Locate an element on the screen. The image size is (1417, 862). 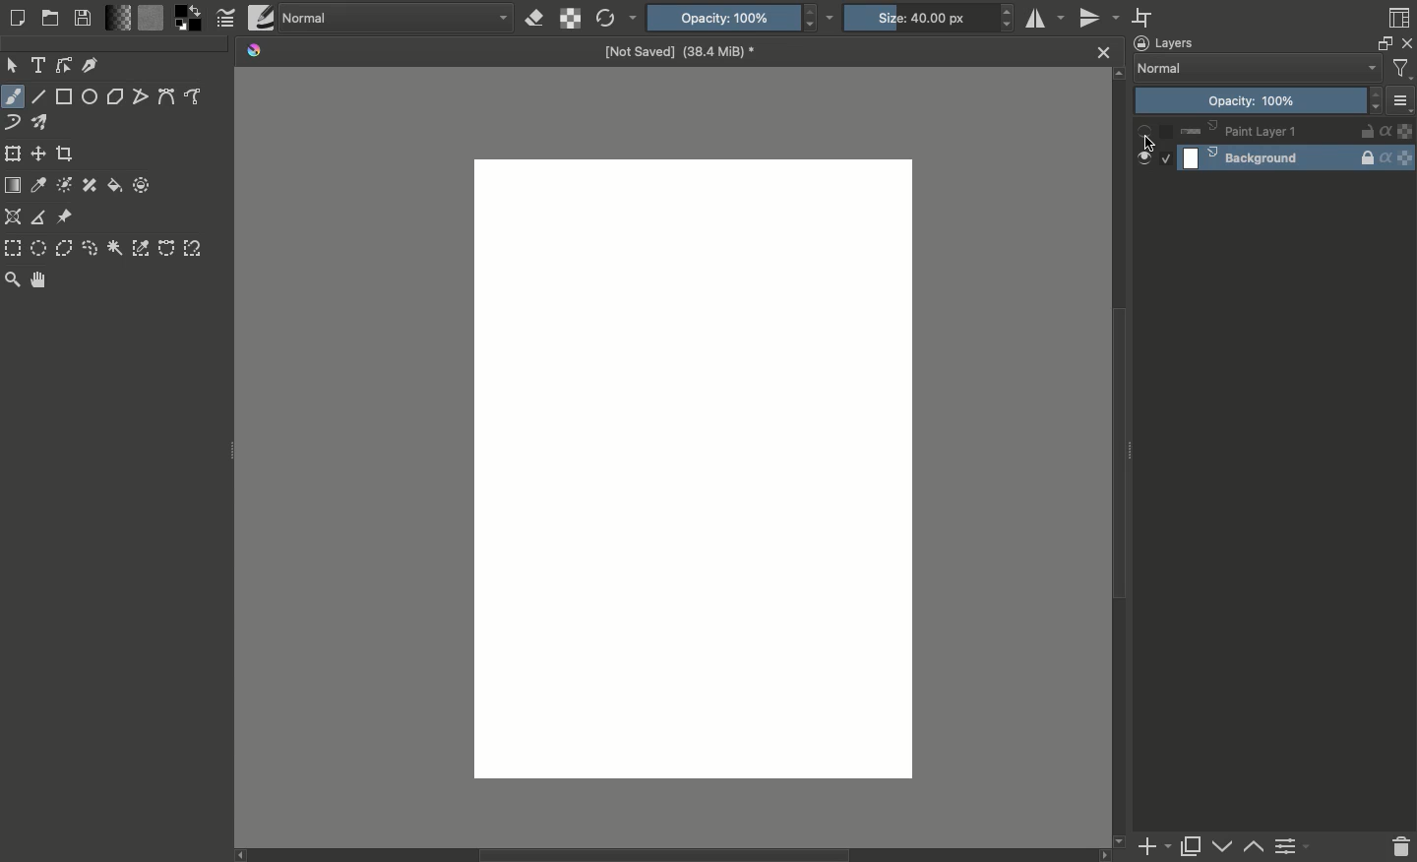
Select is located at coordinates (1167, 157).